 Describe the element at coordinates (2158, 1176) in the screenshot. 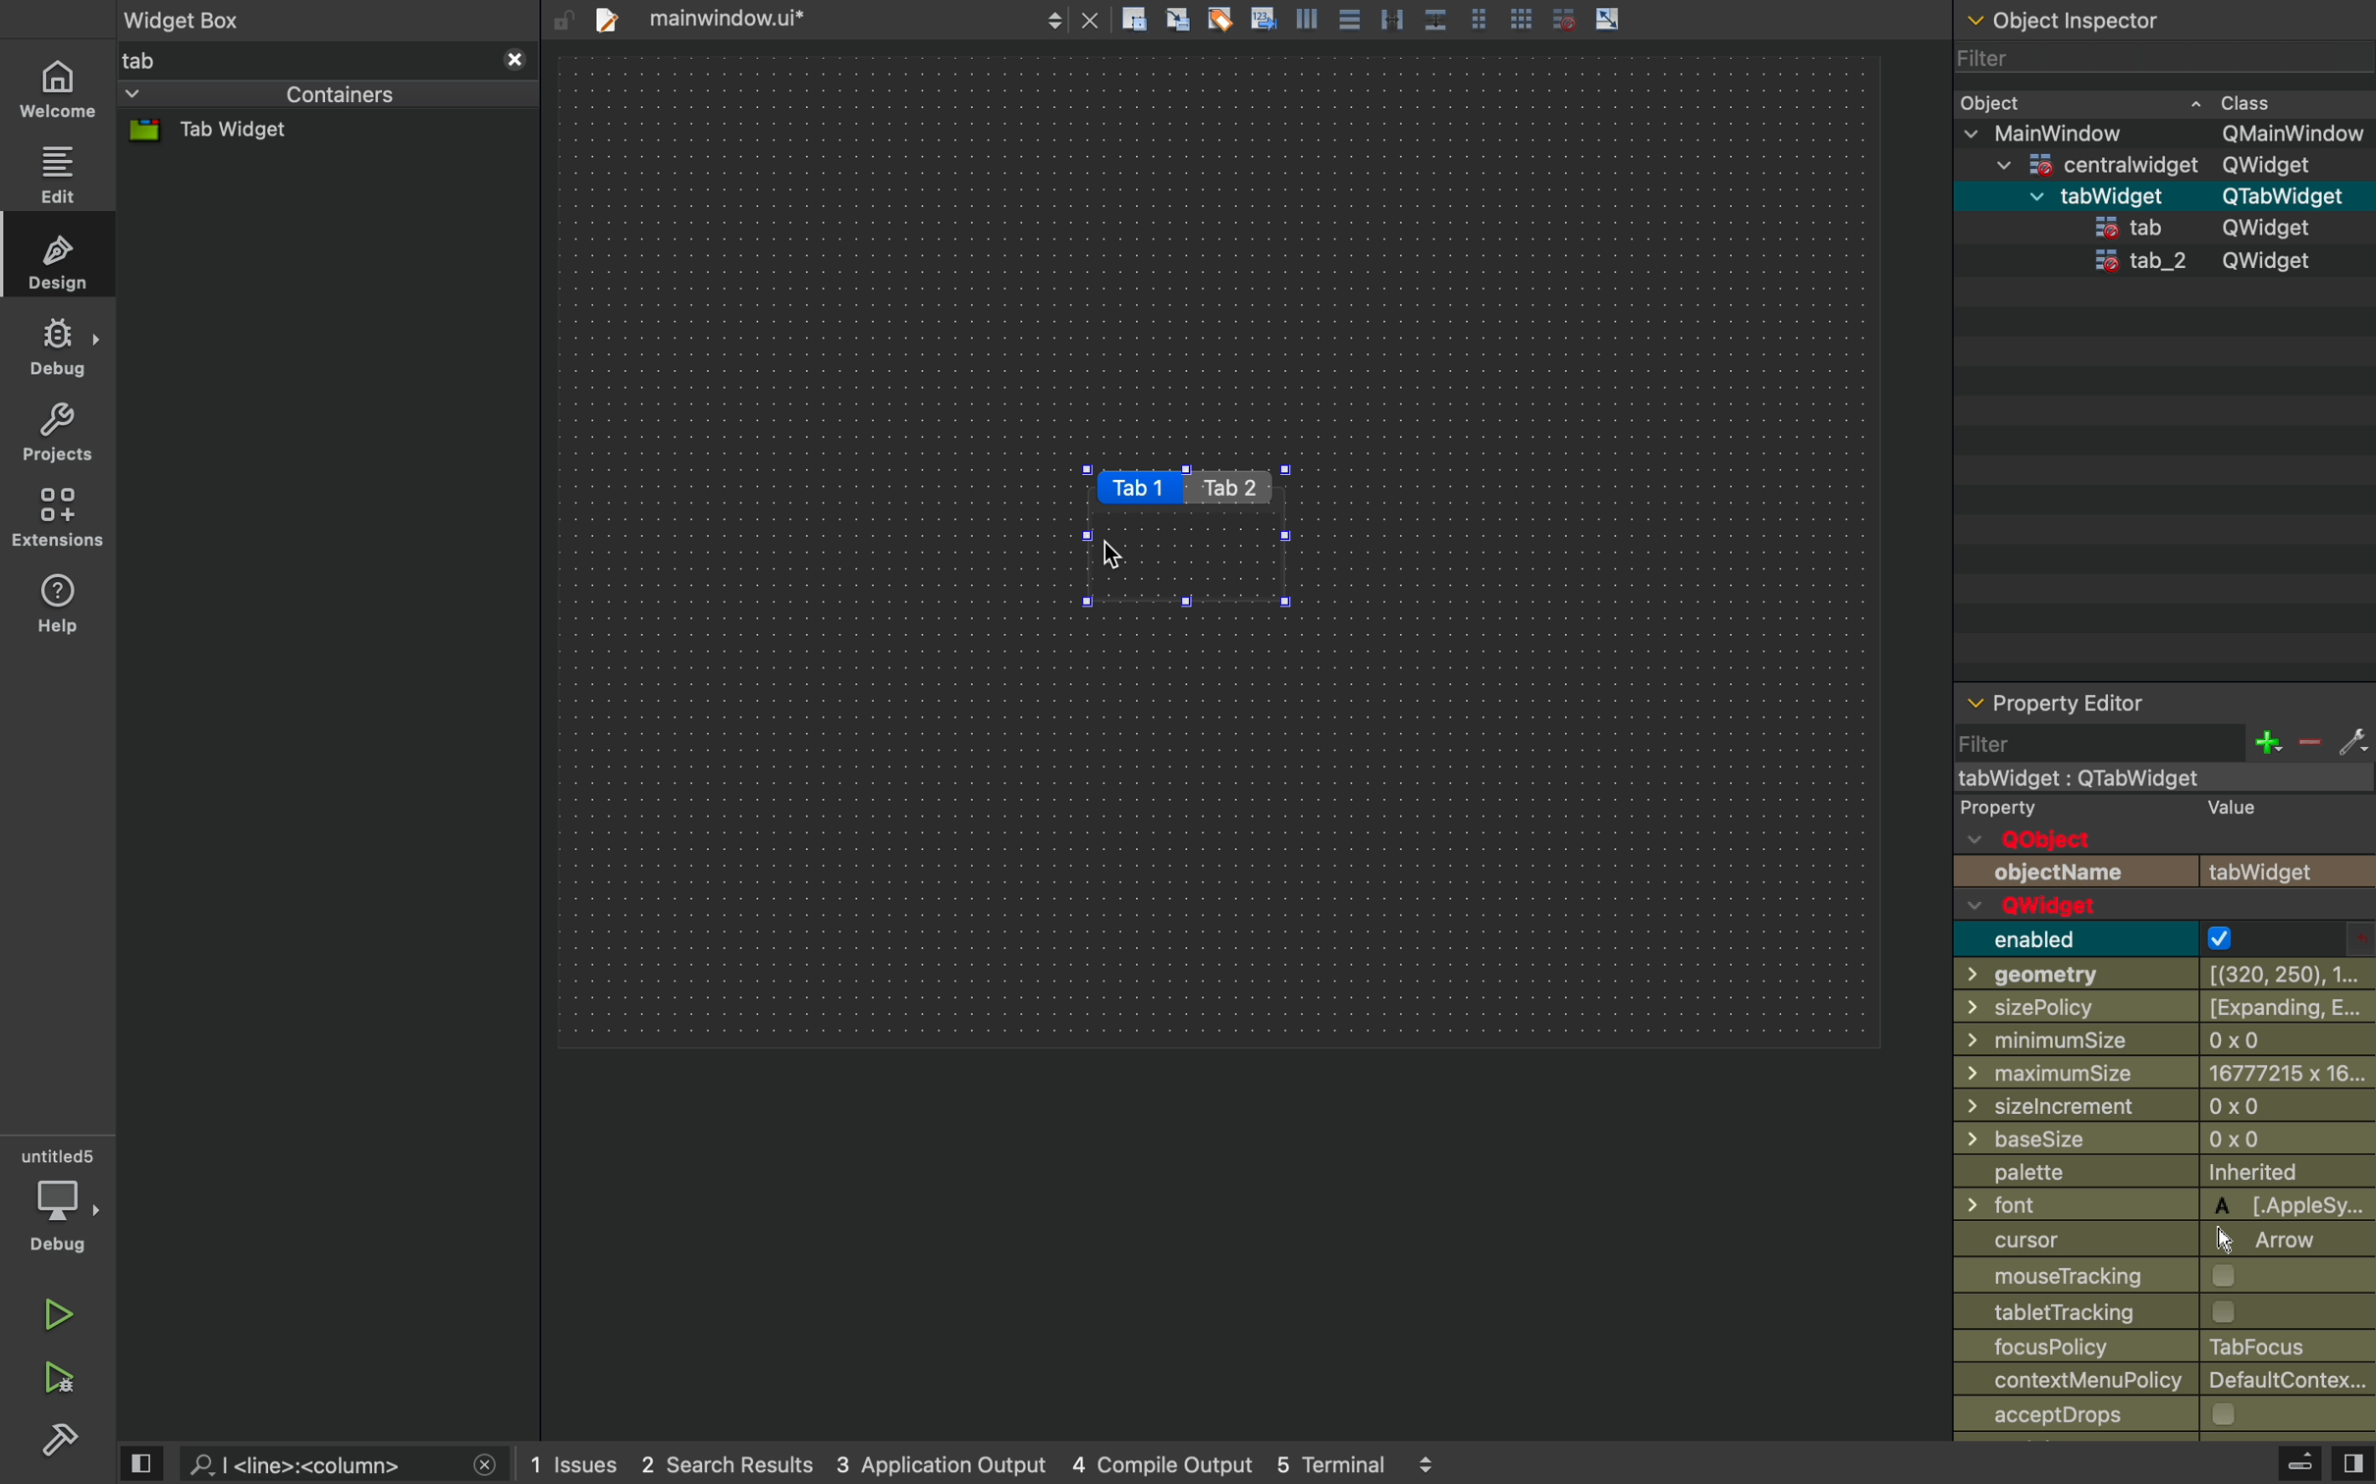

I see `palette` at that location.